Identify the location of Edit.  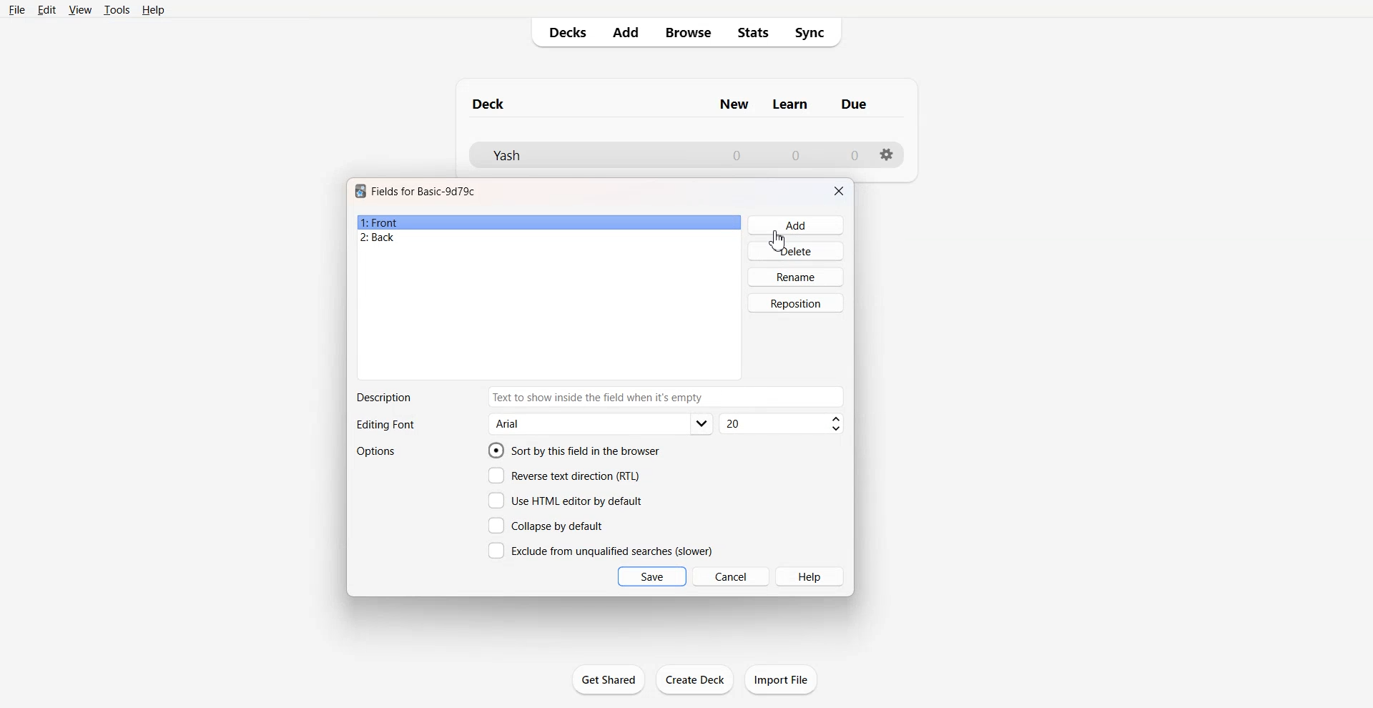
(46, 10).